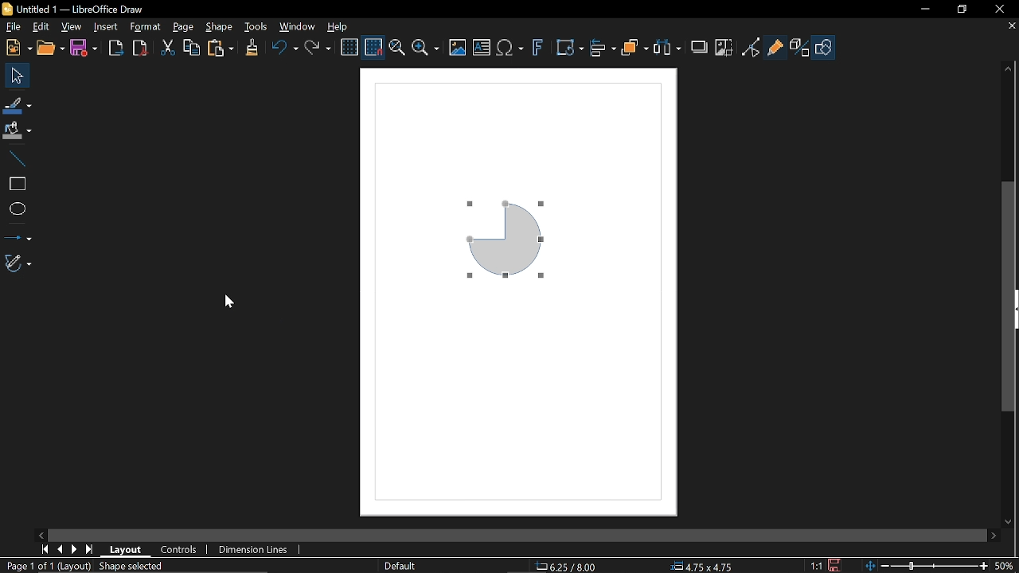 Image resolution: width=1019 pixels, height=573 pixels. Describe the element at coordinates (137, 567) in the screenshot. I see `Shape selected` at that location.